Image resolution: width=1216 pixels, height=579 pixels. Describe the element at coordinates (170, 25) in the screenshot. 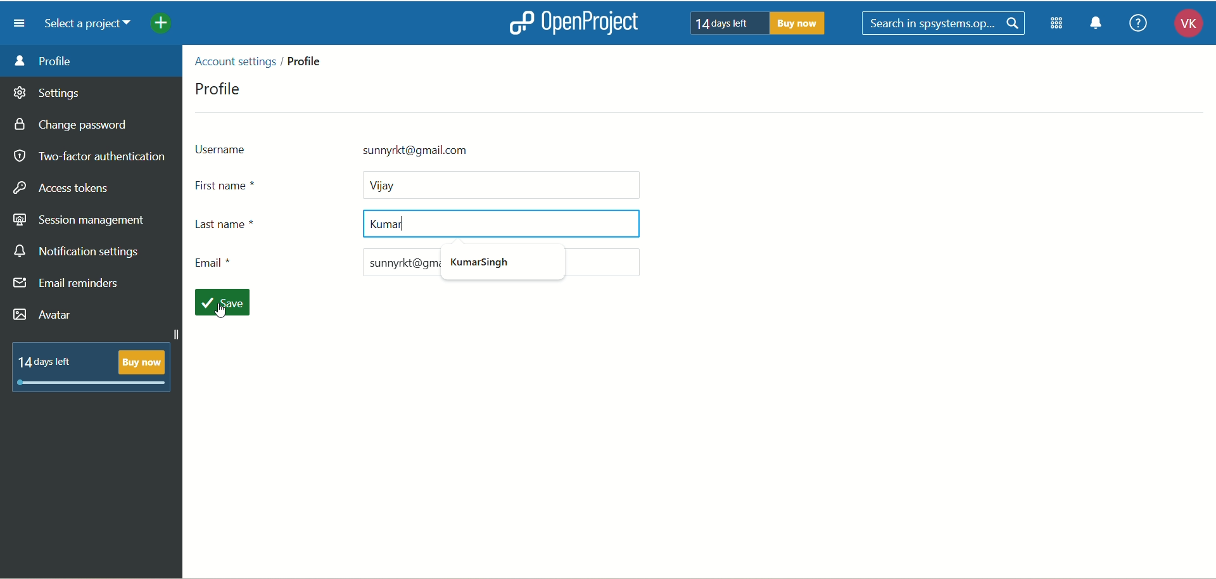

I see `add project` at that location.